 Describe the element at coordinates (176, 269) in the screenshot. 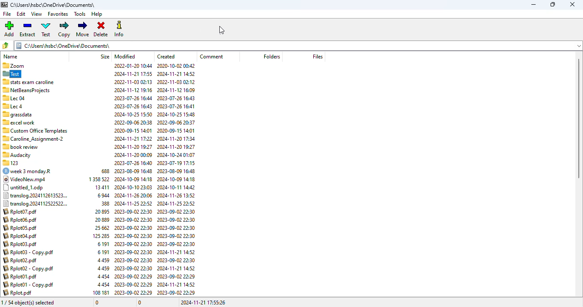

I see `2024-11-21 14:52` at that location.